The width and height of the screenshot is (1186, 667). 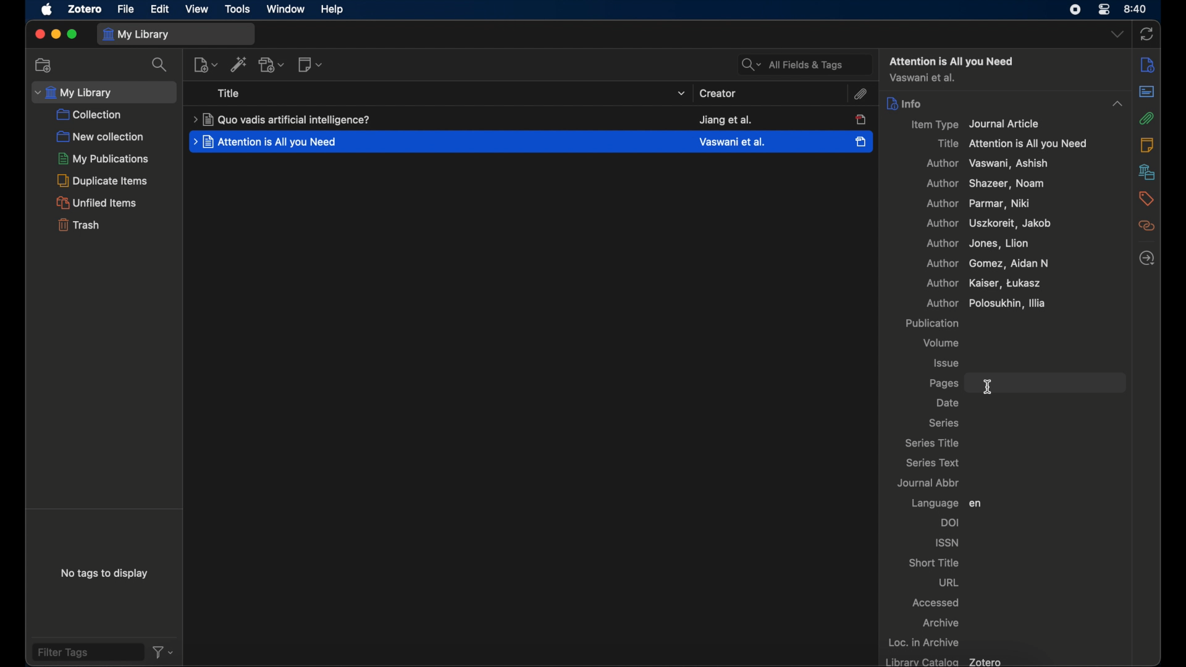 What do you see at coordinates (946, 503) in the screenshot?
I see `language en` at bounding box center [946, 503].